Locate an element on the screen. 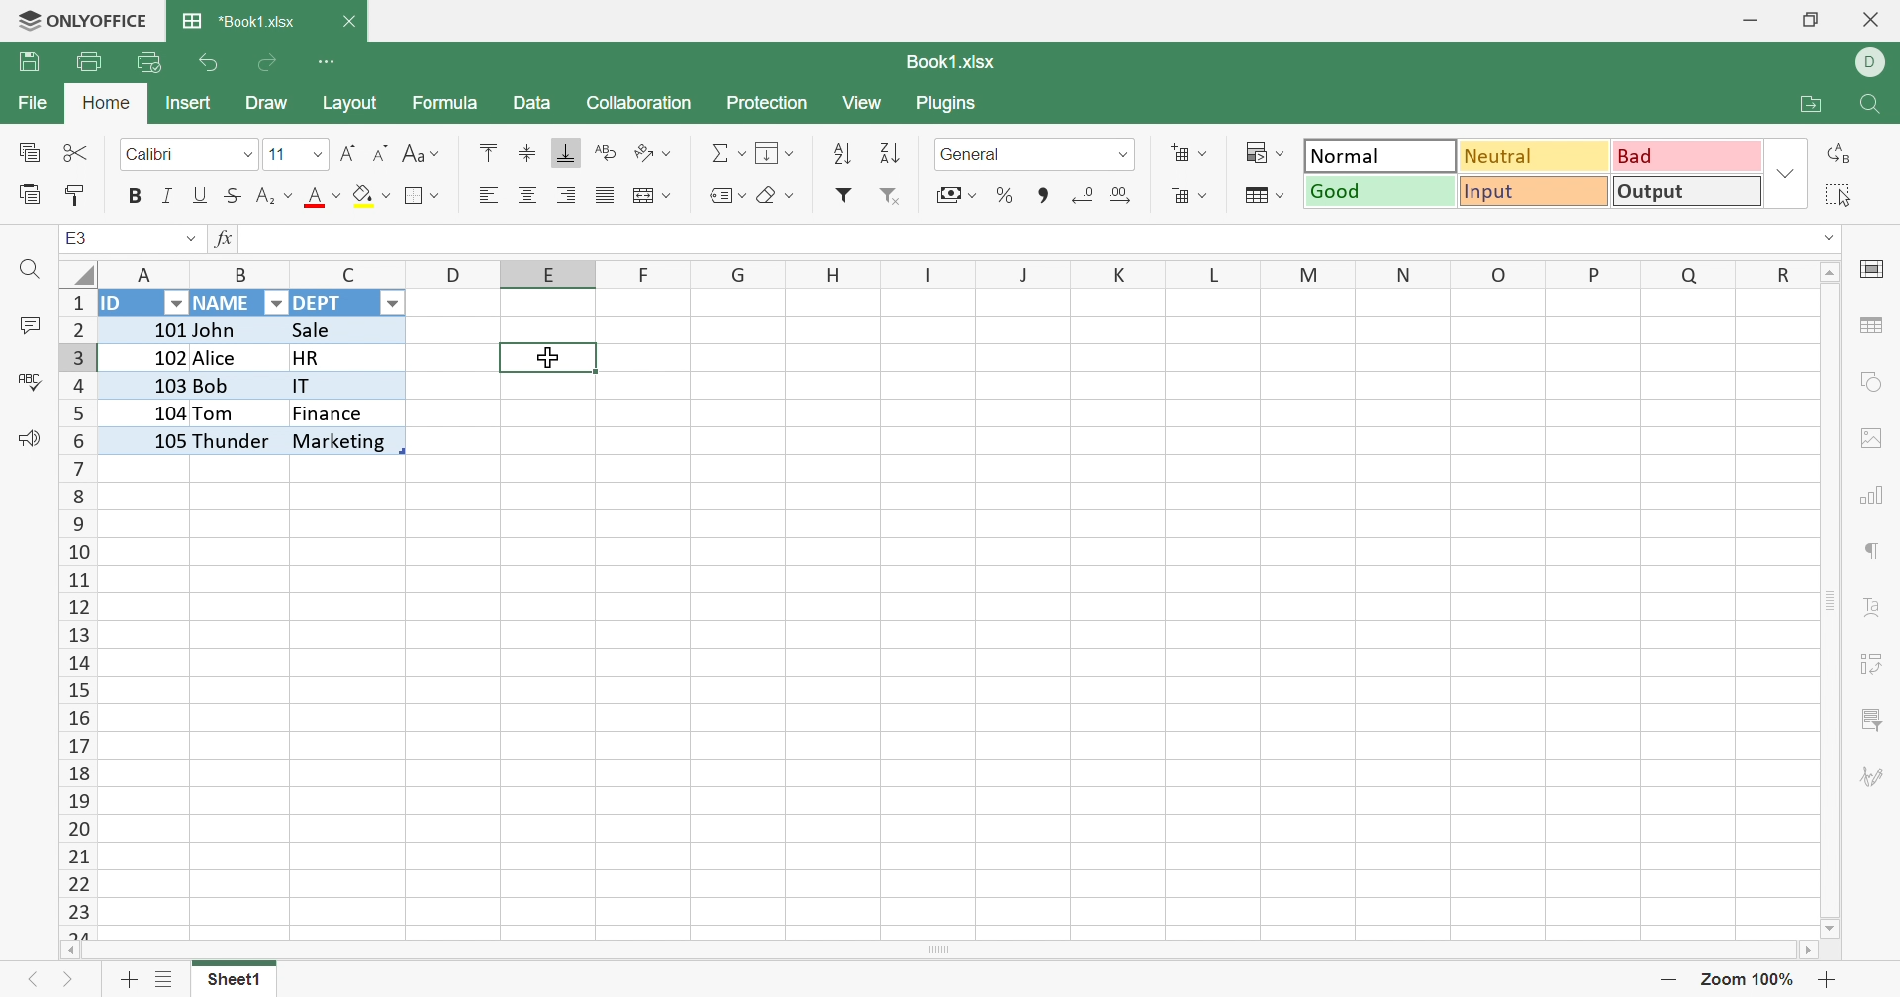 The image size is (1900, 997). Summation is located at coordinates (719, 152).